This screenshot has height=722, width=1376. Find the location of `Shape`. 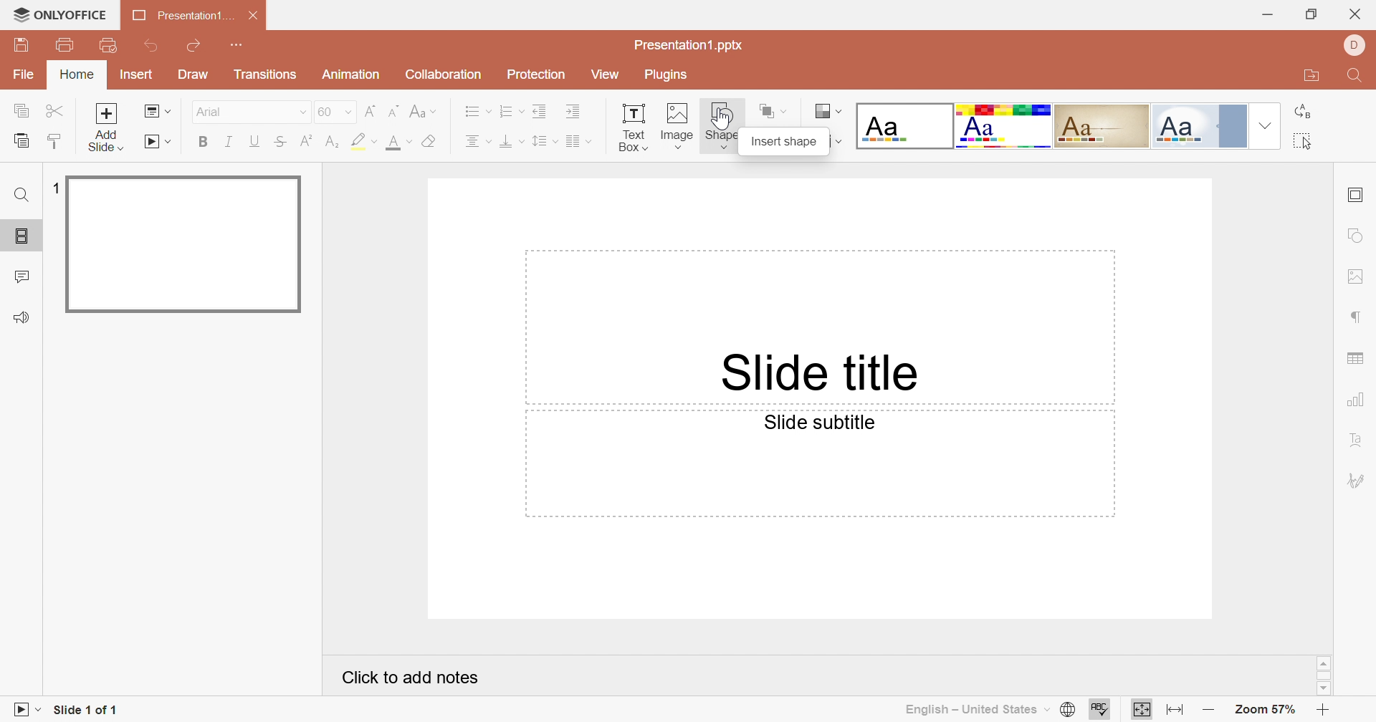

Shape is located at coordinates (722, 128).